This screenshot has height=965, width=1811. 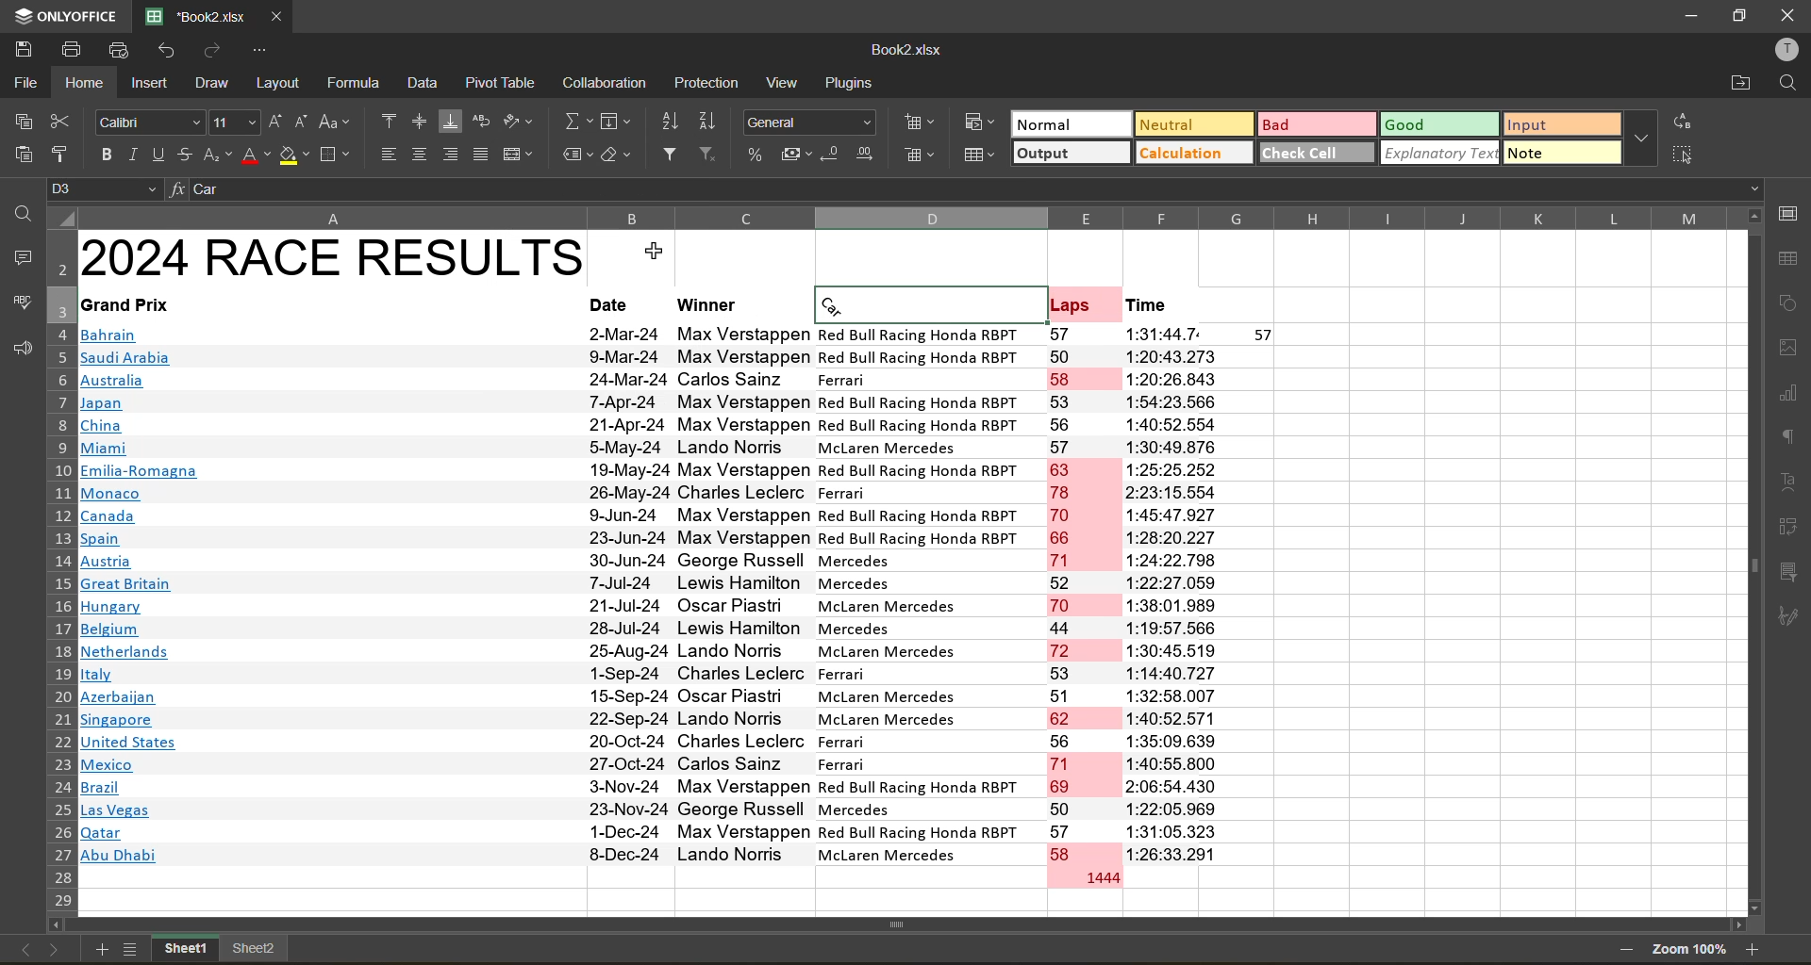 I want to click on fields, so click(x=619, y=122).